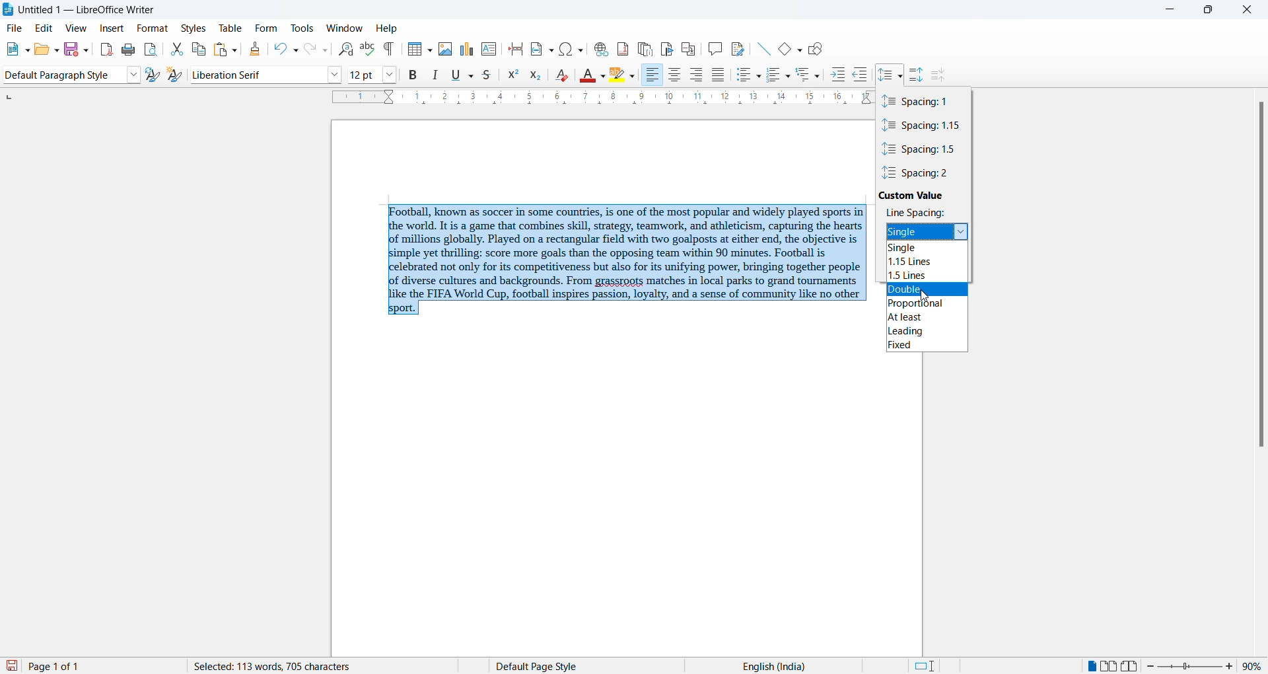  I want to click on toggle ordered list, so click(774, 75).